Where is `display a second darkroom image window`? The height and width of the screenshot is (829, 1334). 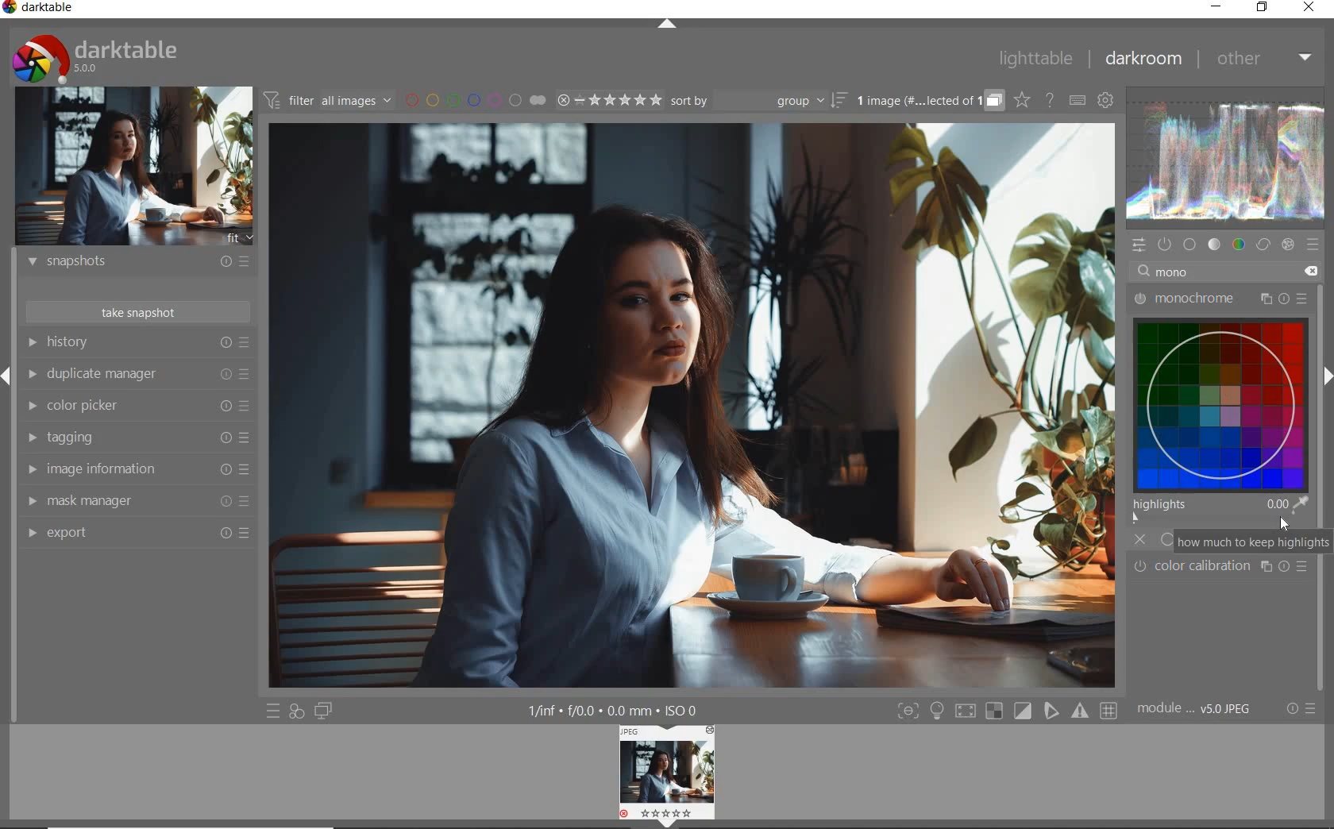
display a second darkroom image window is located at coordinates (322, 709).